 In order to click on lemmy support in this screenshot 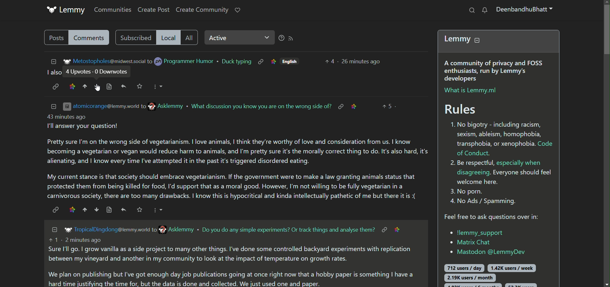, I will do `click(477, 232)`.